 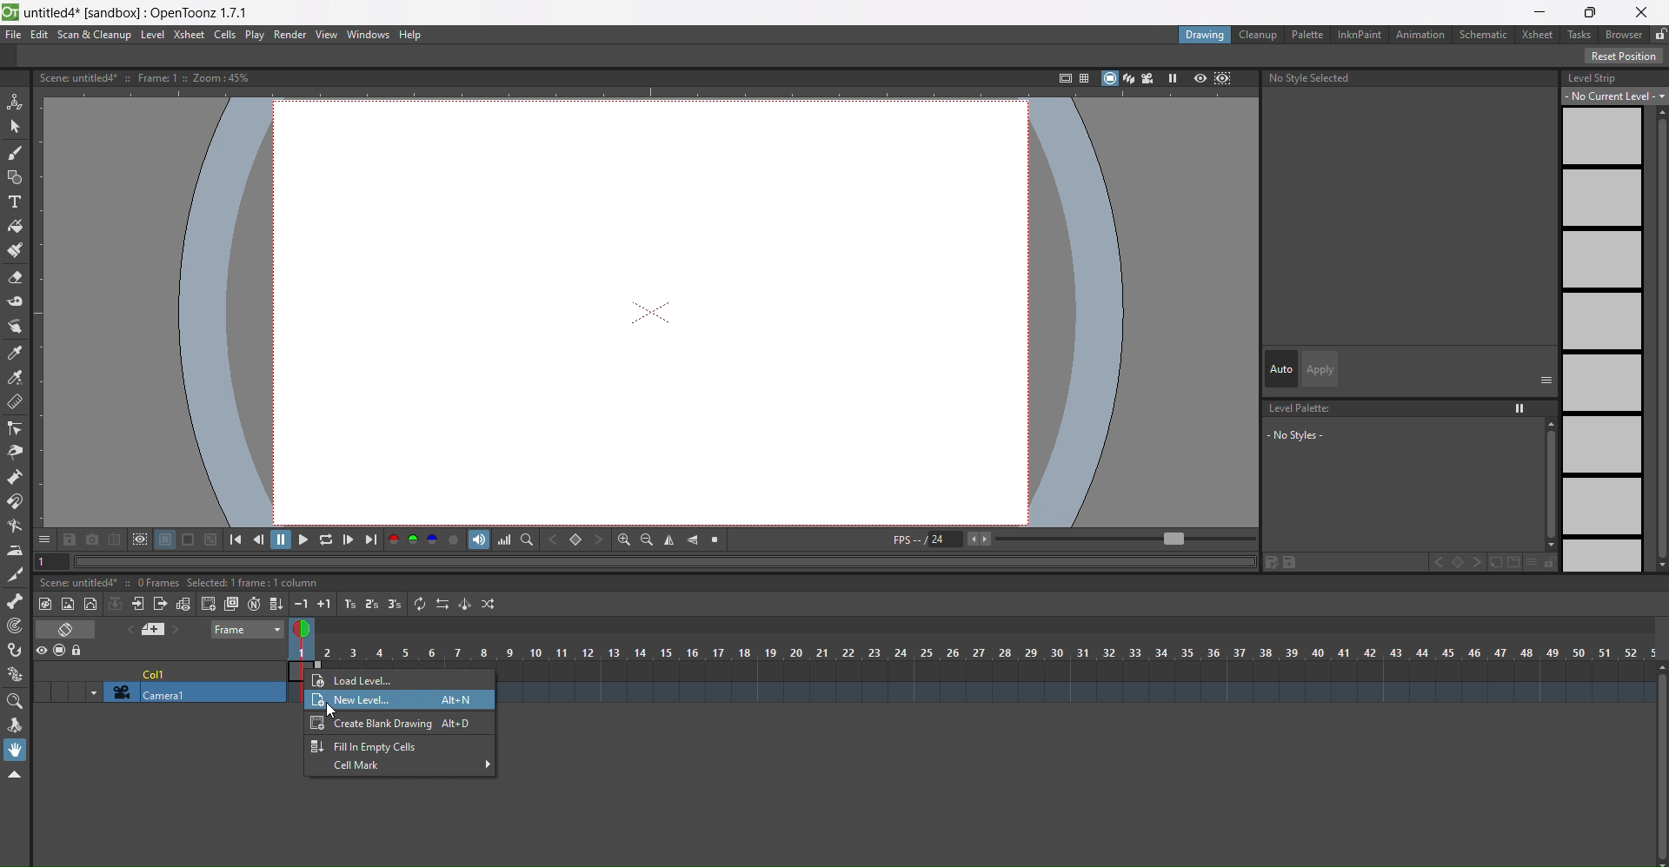 I want to click on no style selected, so click(x=1412, y=81).